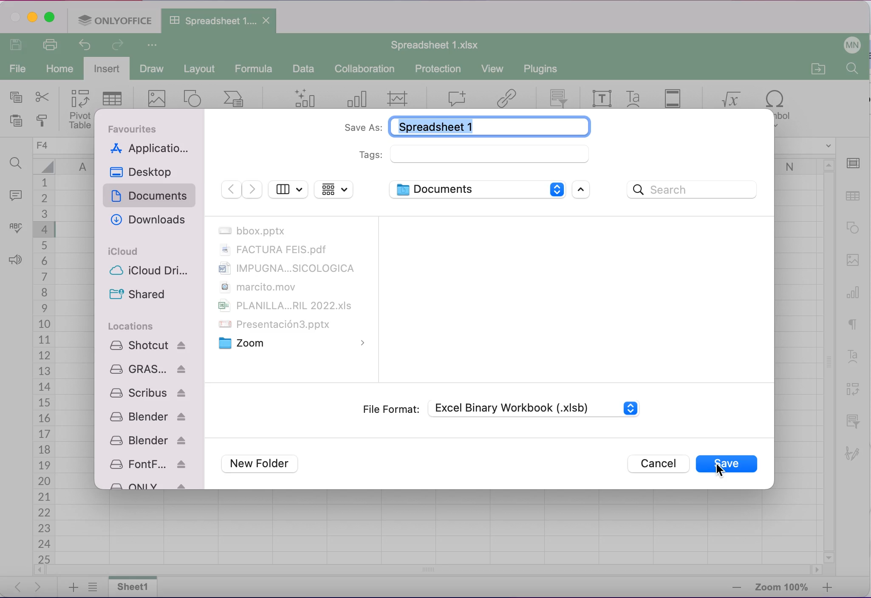 The image size is (871, 598). I want to click on previous, so click(230, 190).